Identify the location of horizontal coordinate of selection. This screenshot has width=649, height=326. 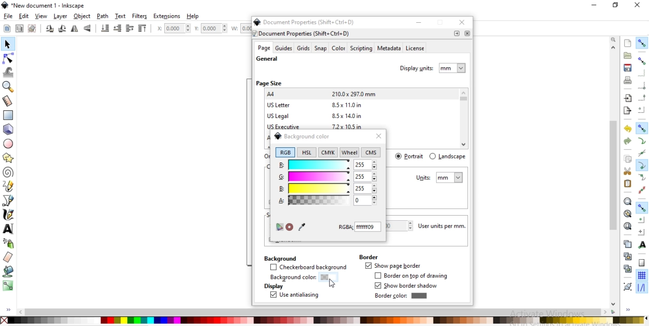
(172, 29).